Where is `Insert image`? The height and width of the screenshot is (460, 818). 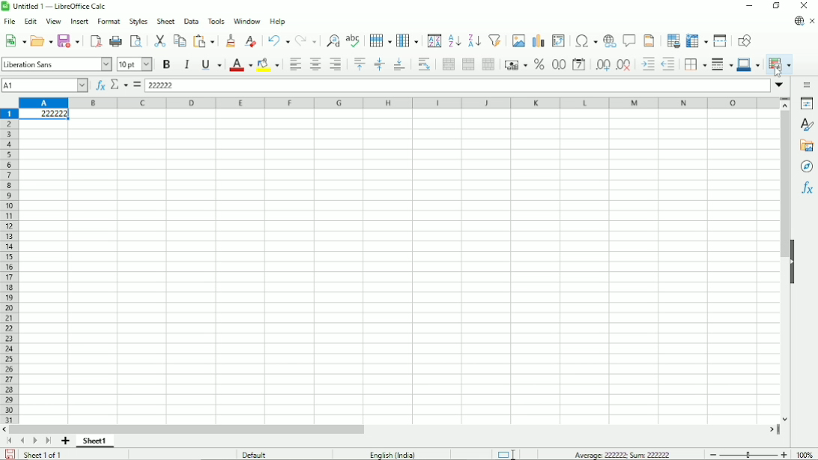
Insert image is located at coordinates (519, 39).